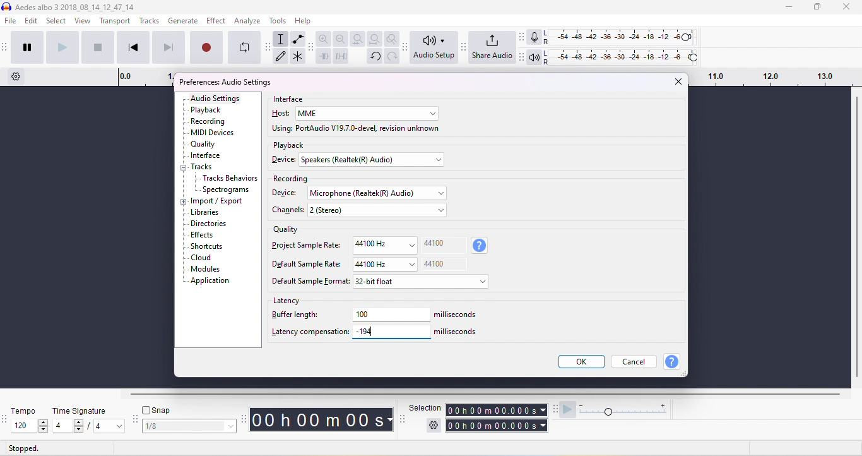 The height and width of the screenshot is (456, 862). I want to click on transport, so click(115, 21).